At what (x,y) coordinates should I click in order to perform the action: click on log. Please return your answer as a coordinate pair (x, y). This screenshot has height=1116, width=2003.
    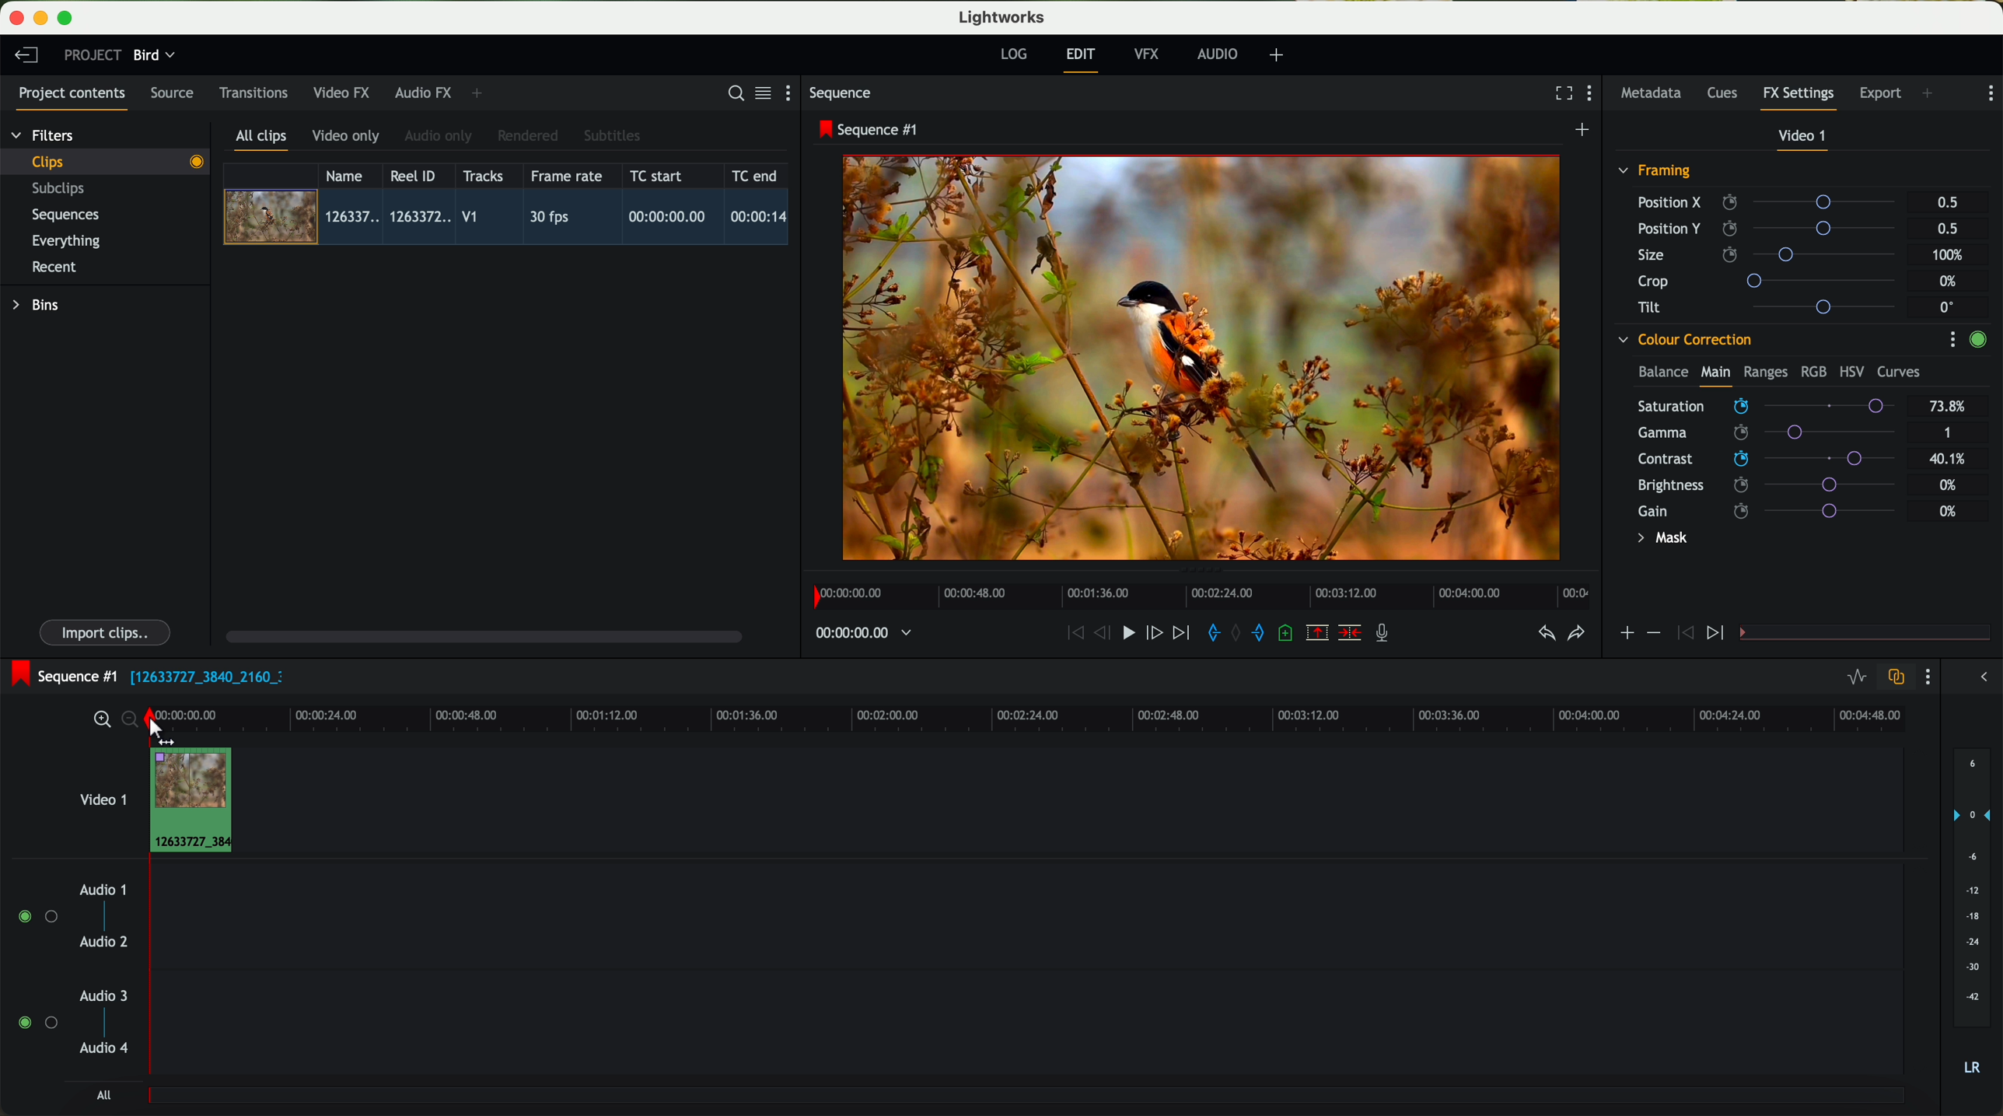
    Looking at the image, I should click on (1013, 54).